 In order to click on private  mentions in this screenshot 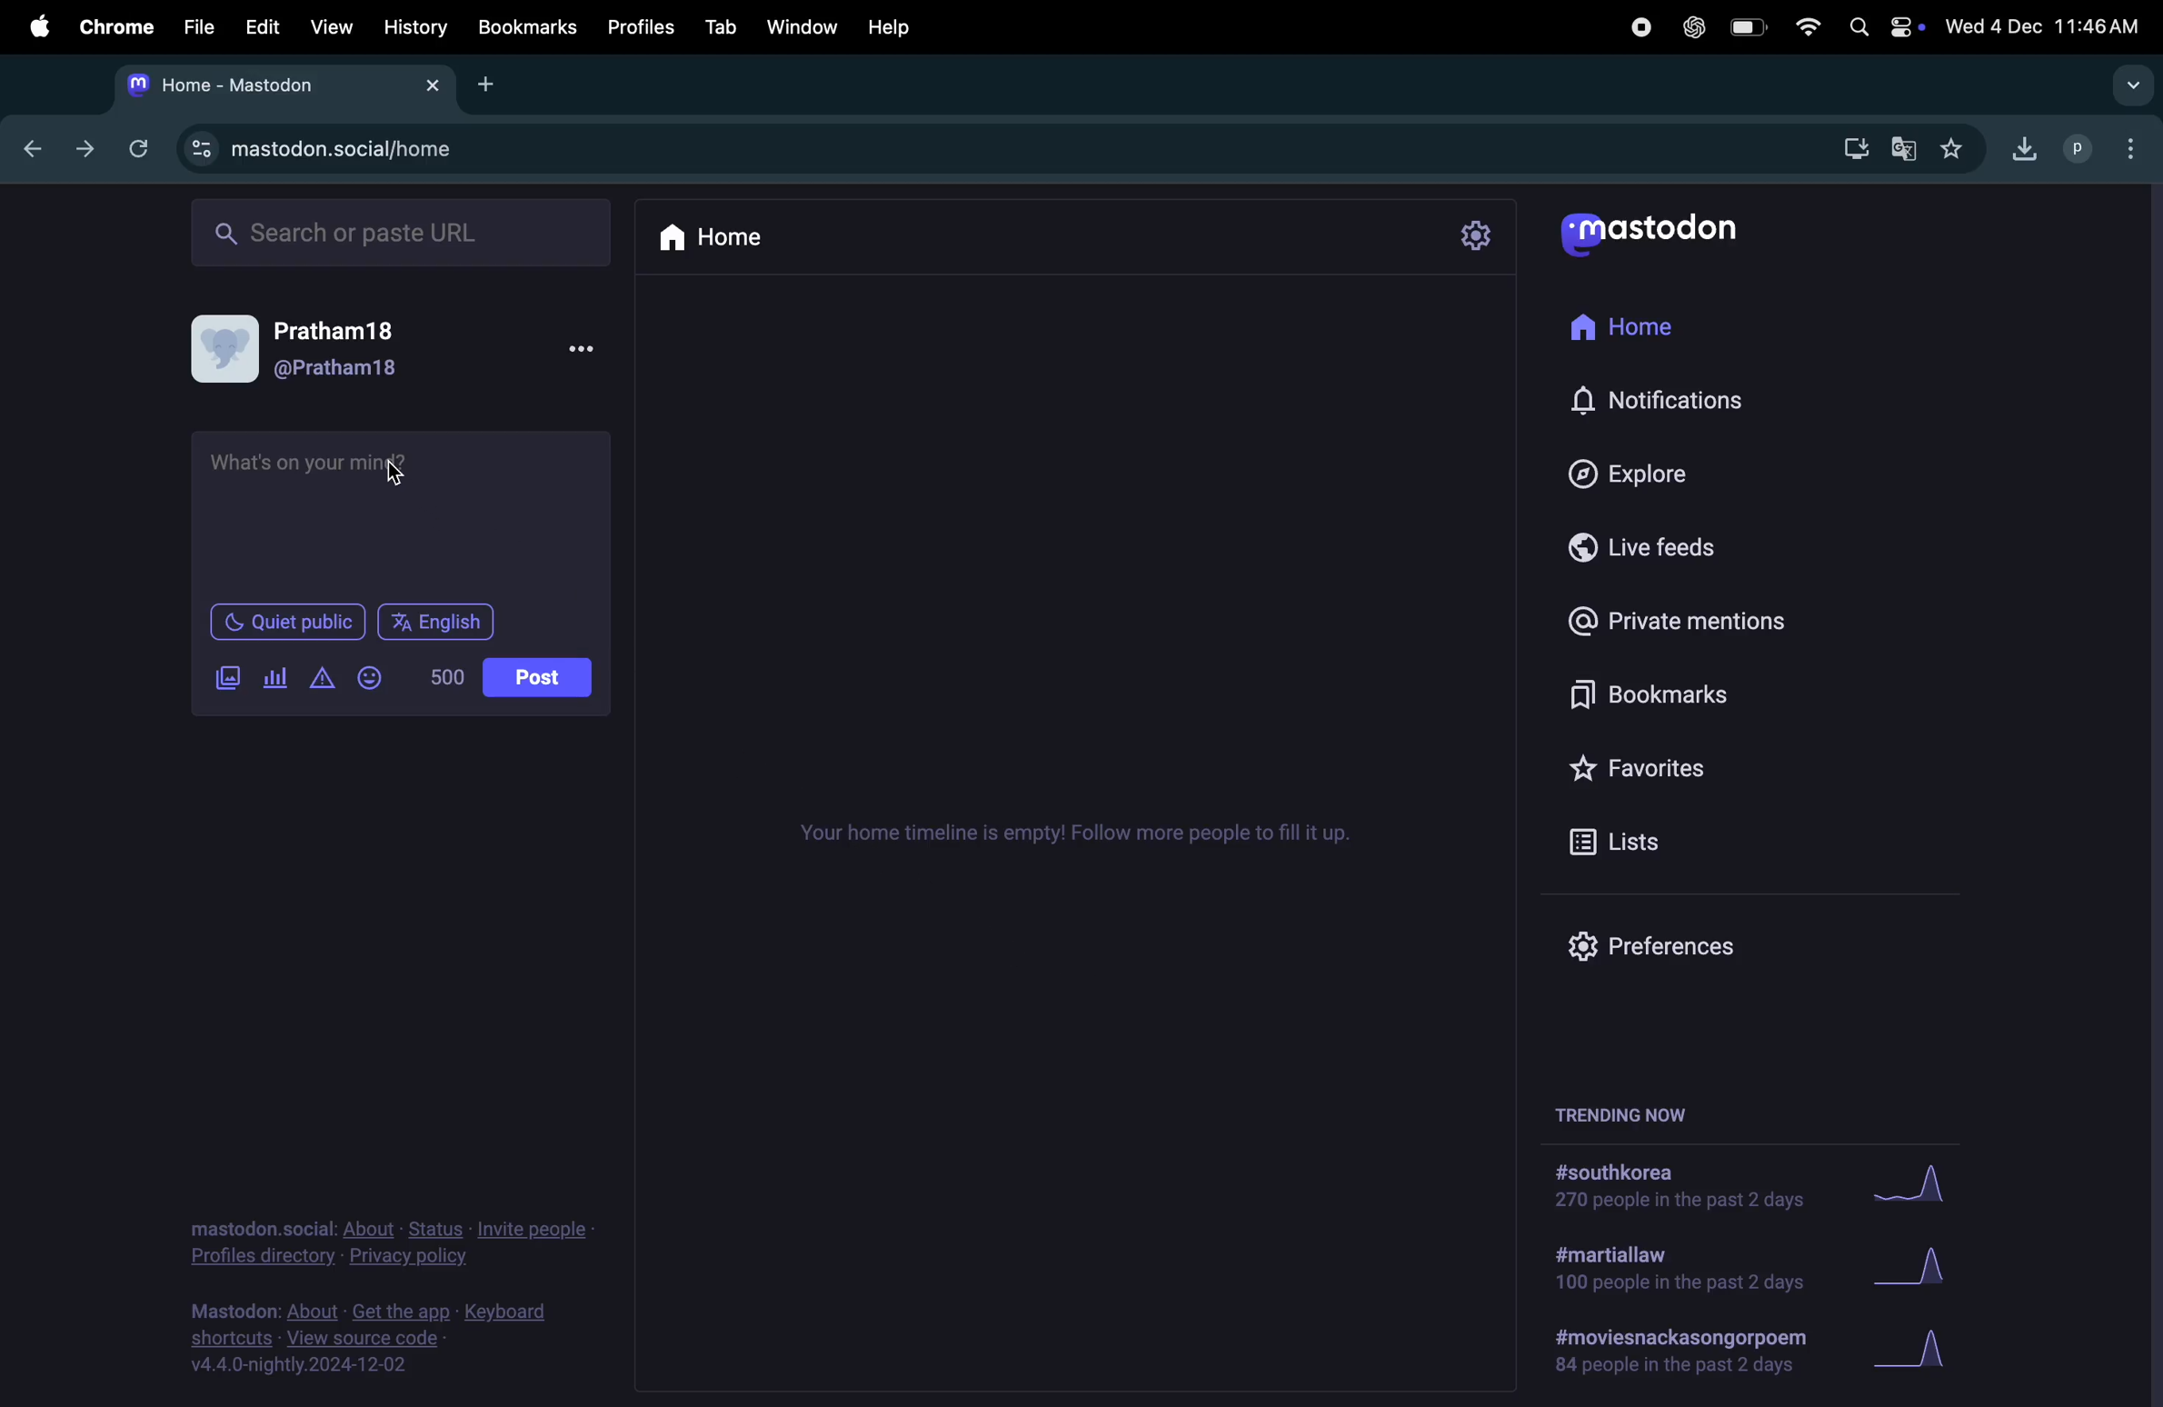, I will do `click(1680, 618)`.